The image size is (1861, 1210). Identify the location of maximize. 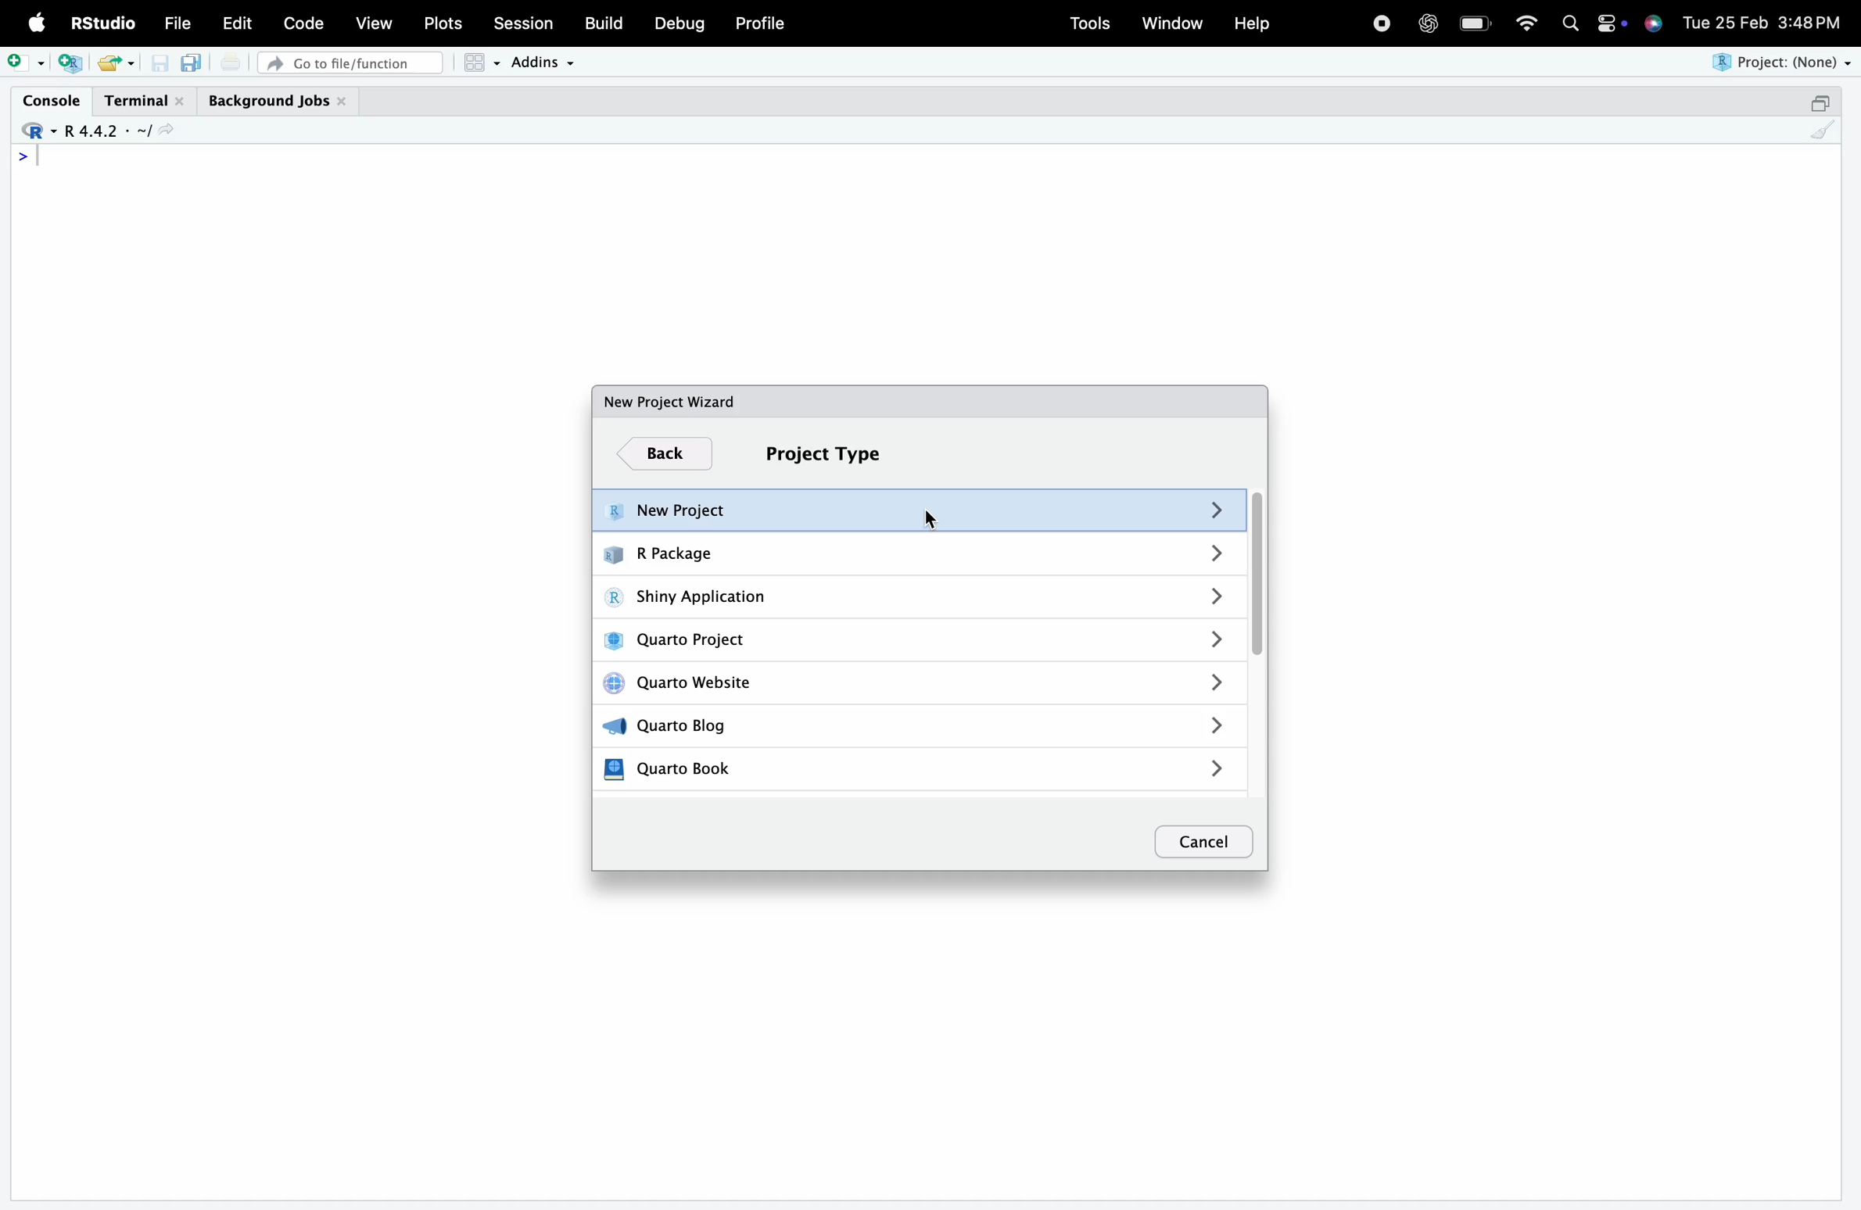
(1819, 102).